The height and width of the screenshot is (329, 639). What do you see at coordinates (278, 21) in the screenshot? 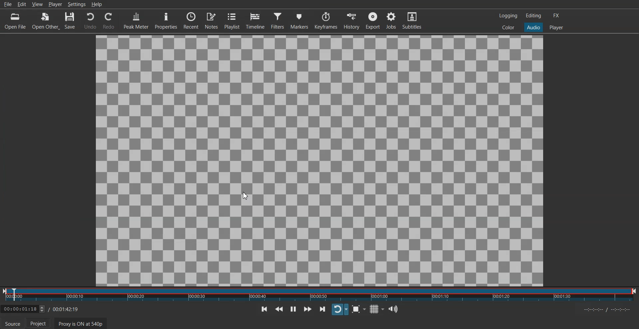
I see `Filter` at bounding box center [278, 21].